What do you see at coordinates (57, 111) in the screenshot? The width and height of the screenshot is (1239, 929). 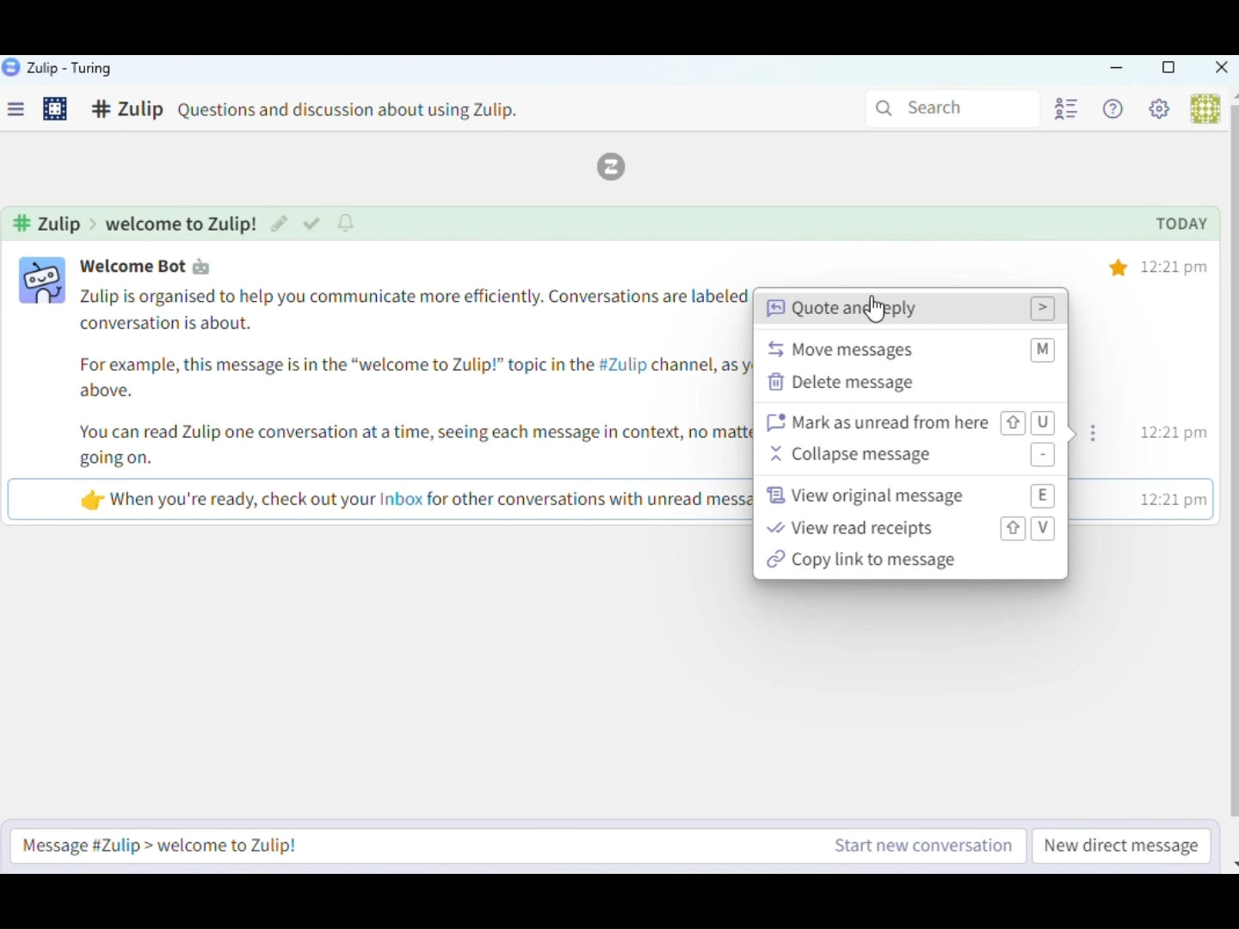 I see `Settings` at bounding box center [57, 111].